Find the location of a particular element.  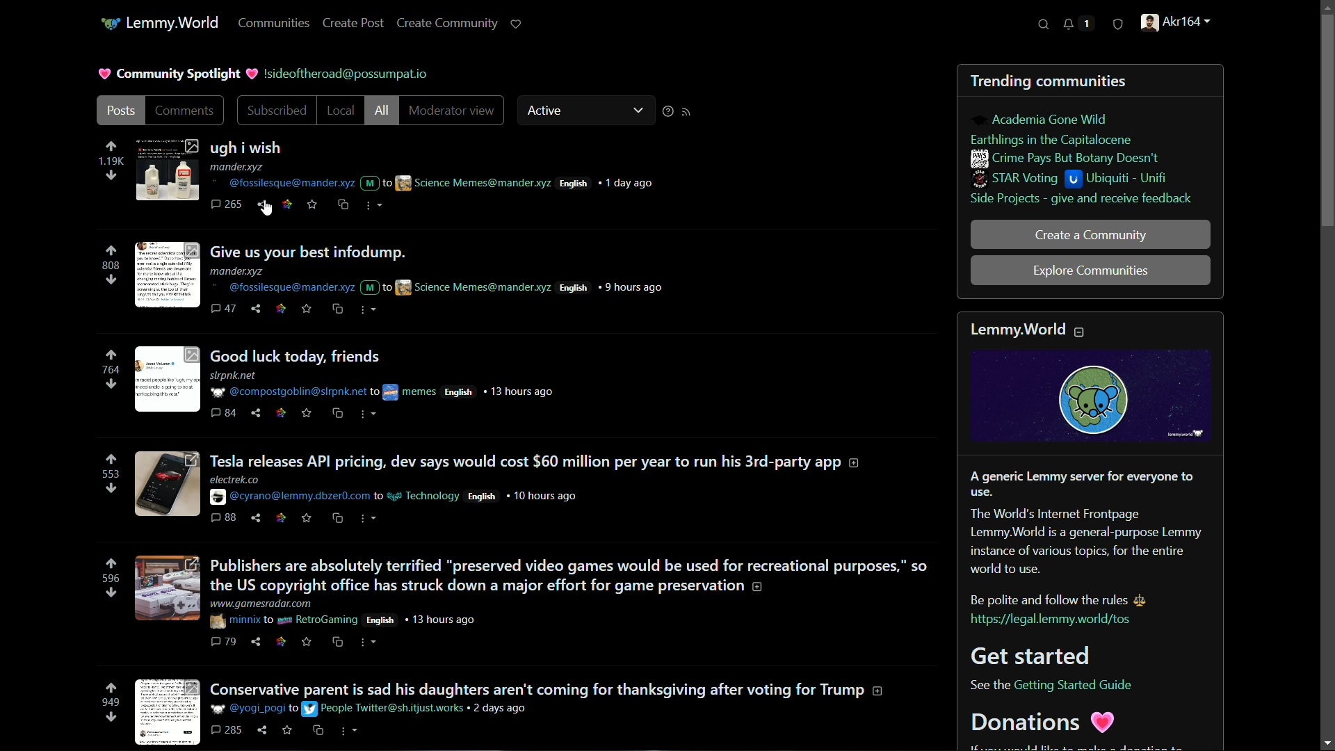

upvote is located at coordinates (112, 354).